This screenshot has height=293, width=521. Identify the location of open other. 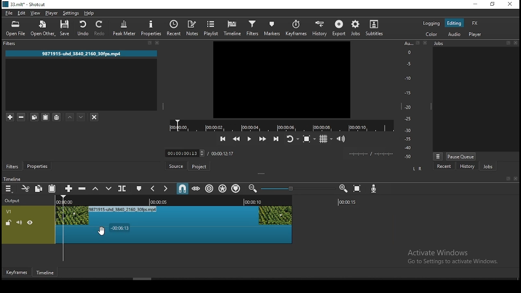
(44, 28).